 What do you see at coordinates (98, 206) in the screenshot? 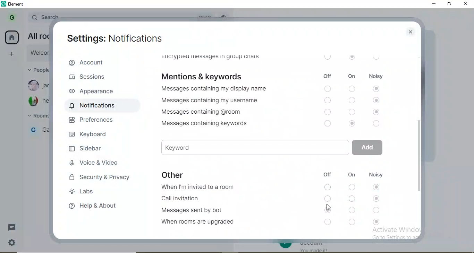
I see `help & about` at bounding box center [98, 206].